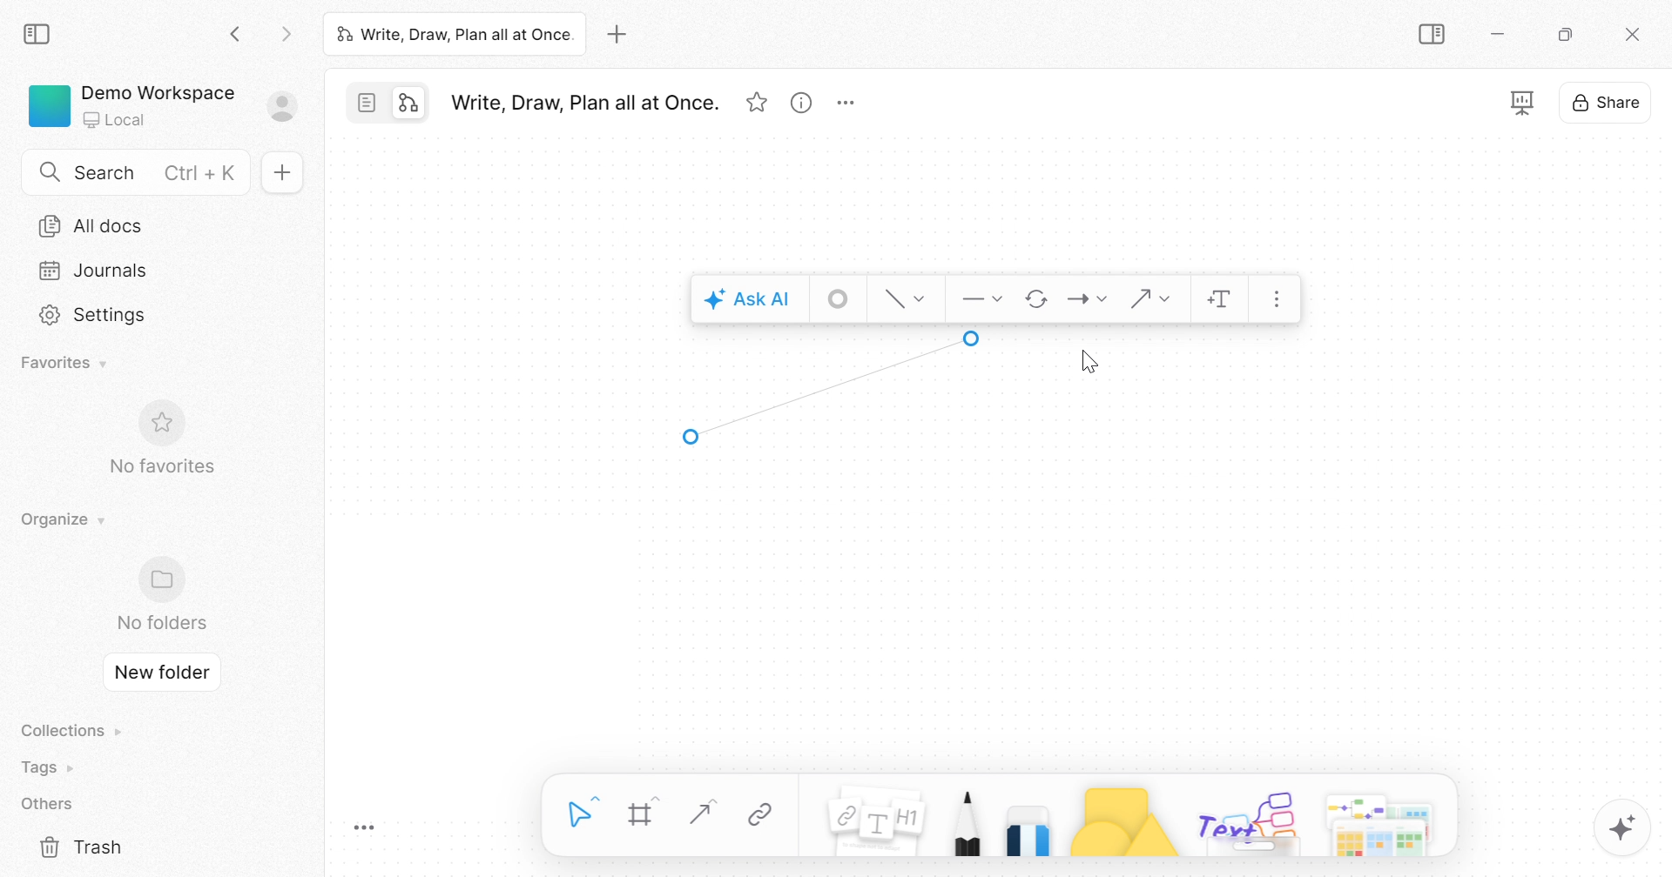 Image resolution: width=1672 pixels, height=877 pixels. What do you see at coordinates (1152, 298) in the screenshot?
I see `Connector shape` at bounding box center [1152, 298].